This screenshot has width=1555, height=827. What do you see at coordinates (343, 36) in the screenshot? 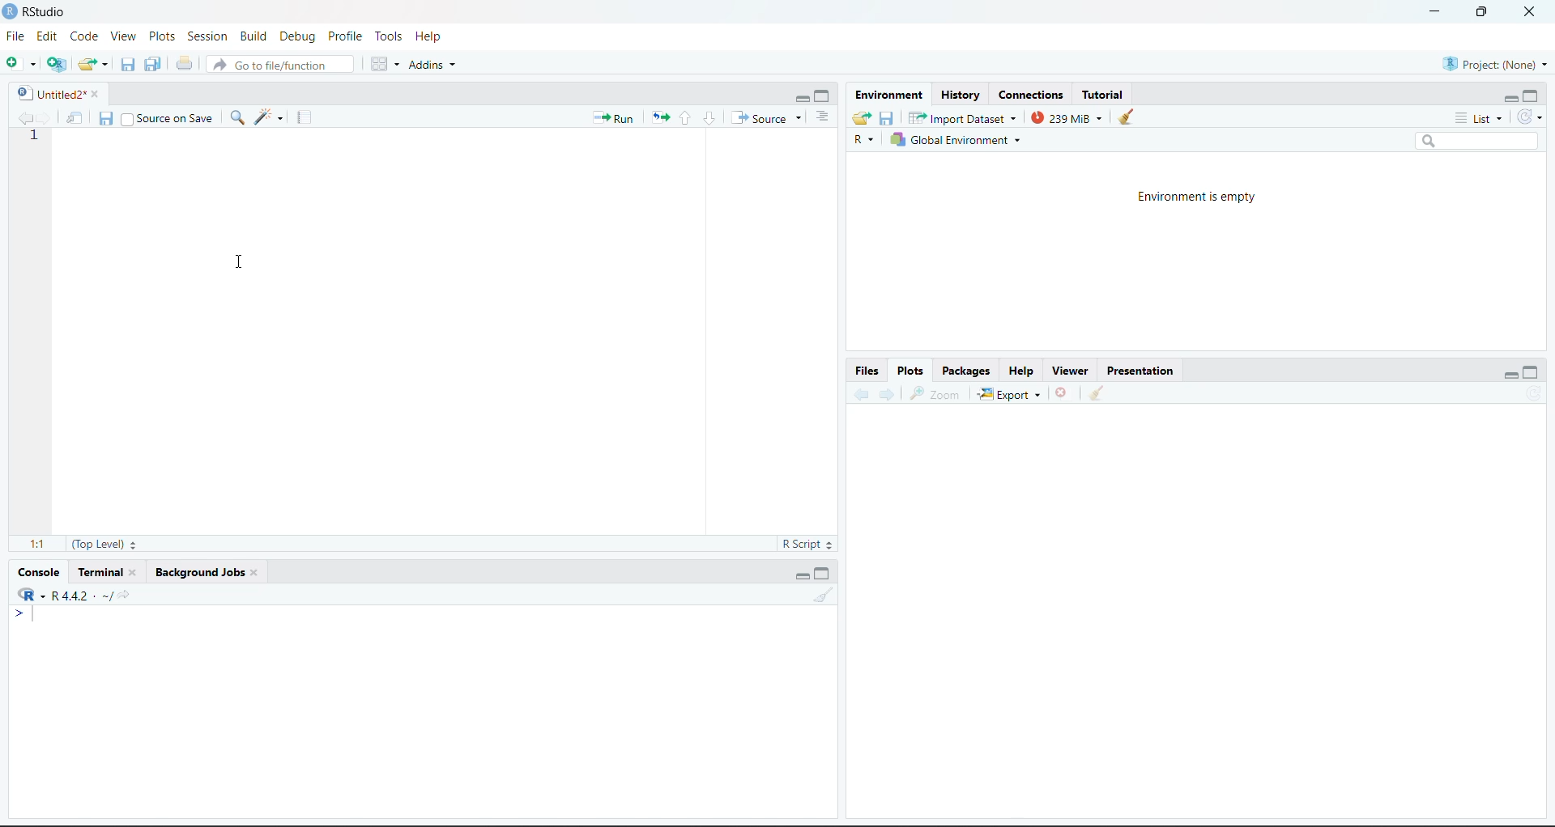
I see `Profile` at bounding box center [343, 36].